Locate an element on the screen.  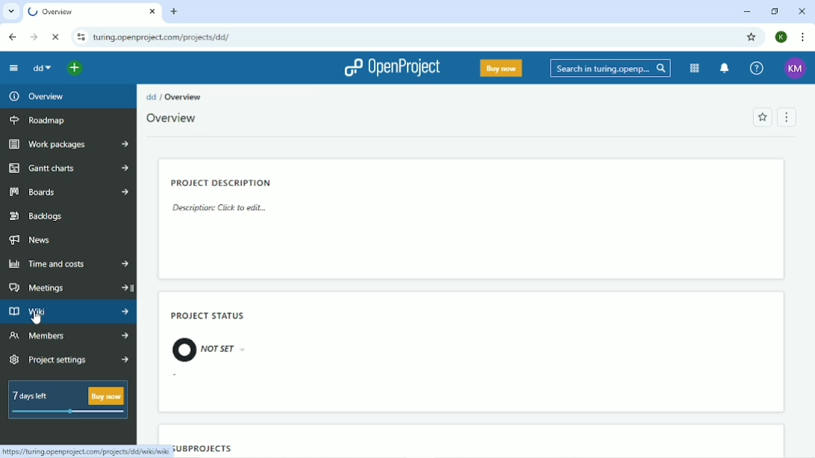
Boards is located at coordinates (52, 192).